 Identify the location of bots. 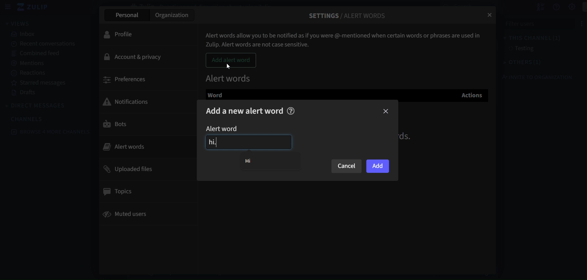
(116, 126).